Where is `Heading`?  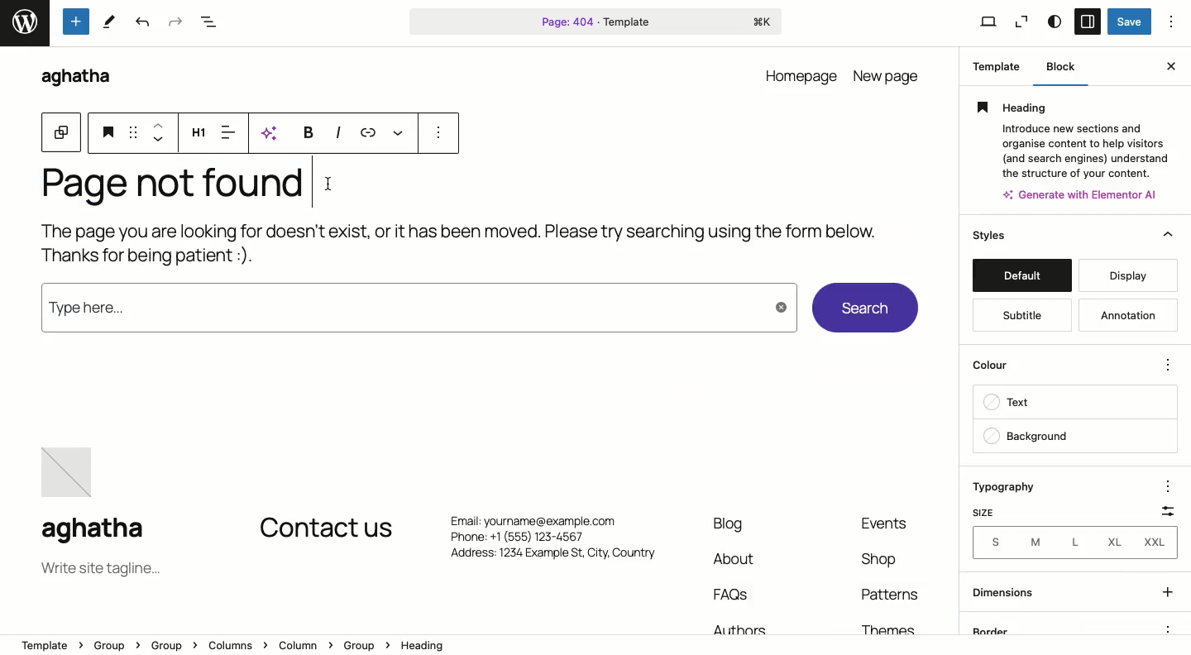 Heading is located at coordinates (108, 131).